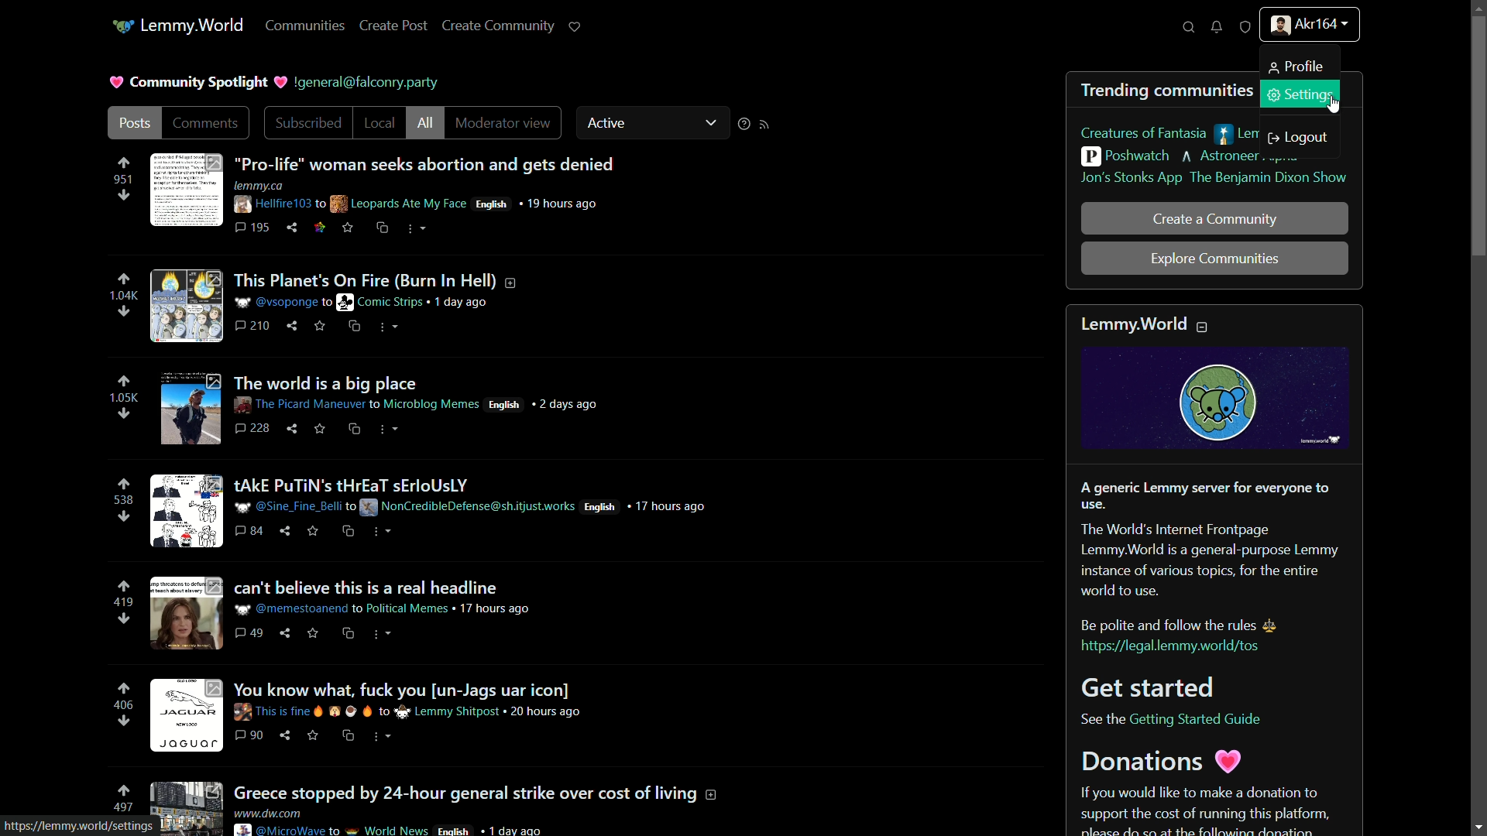 The image size is (1487, 836). Describe the element at coordinates (125, 485) in the screenshot. I see `upvote` at that location.